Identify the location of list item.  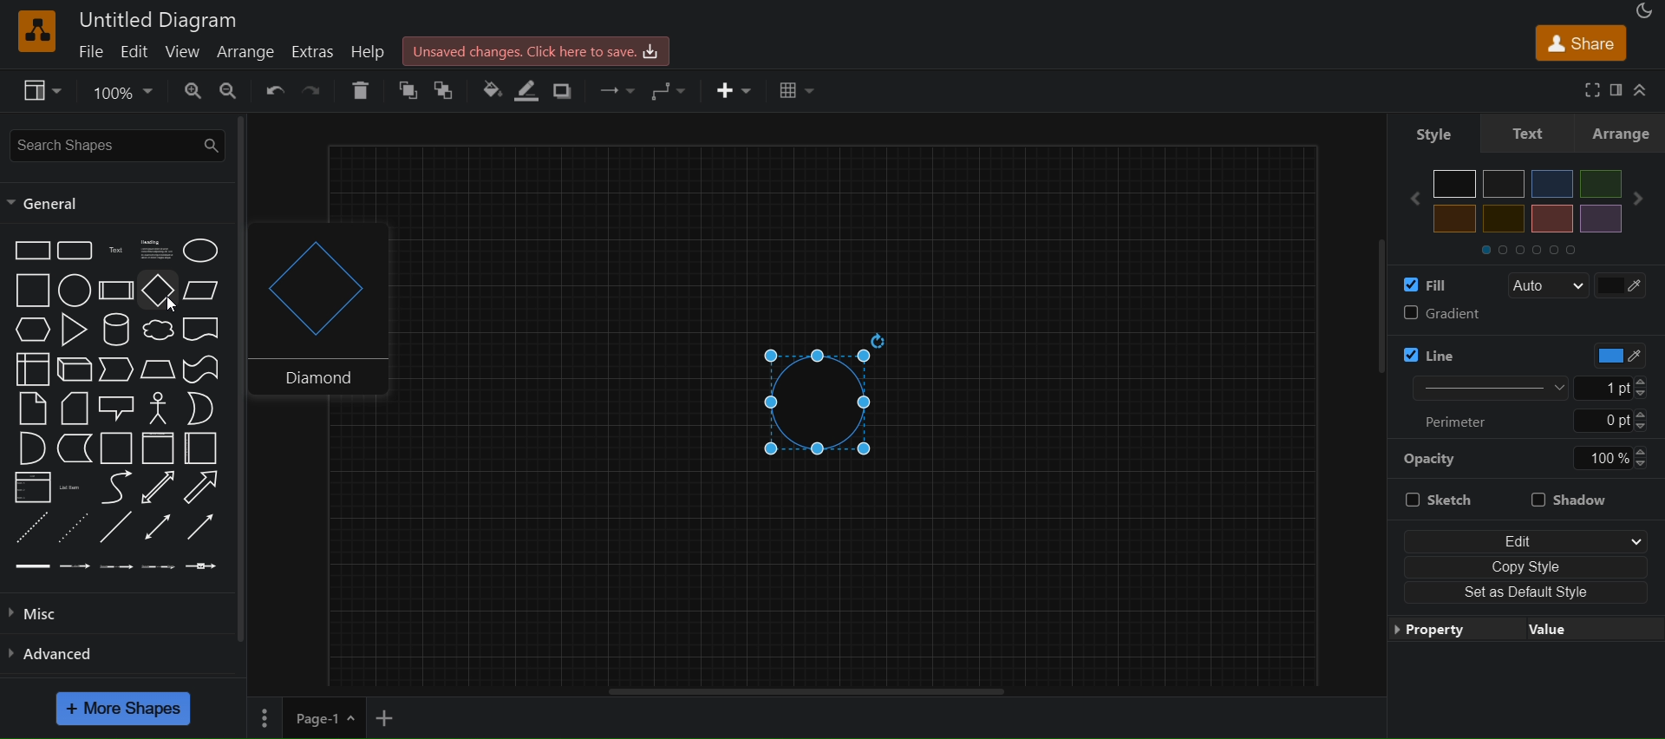
(73, 487).